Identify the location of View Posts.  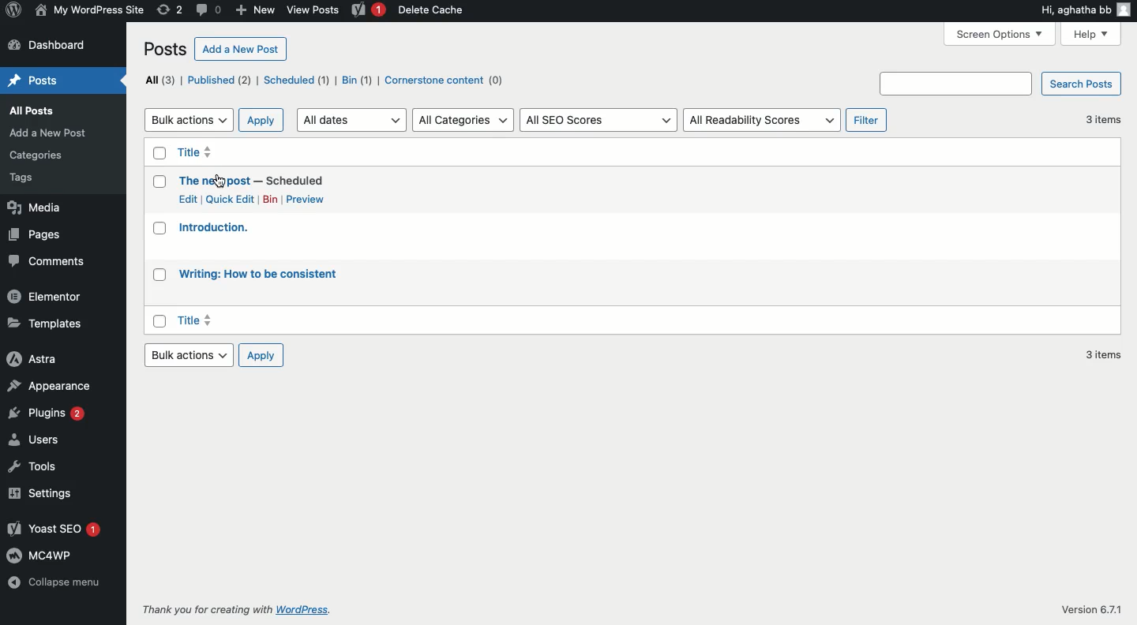
(314, 9).